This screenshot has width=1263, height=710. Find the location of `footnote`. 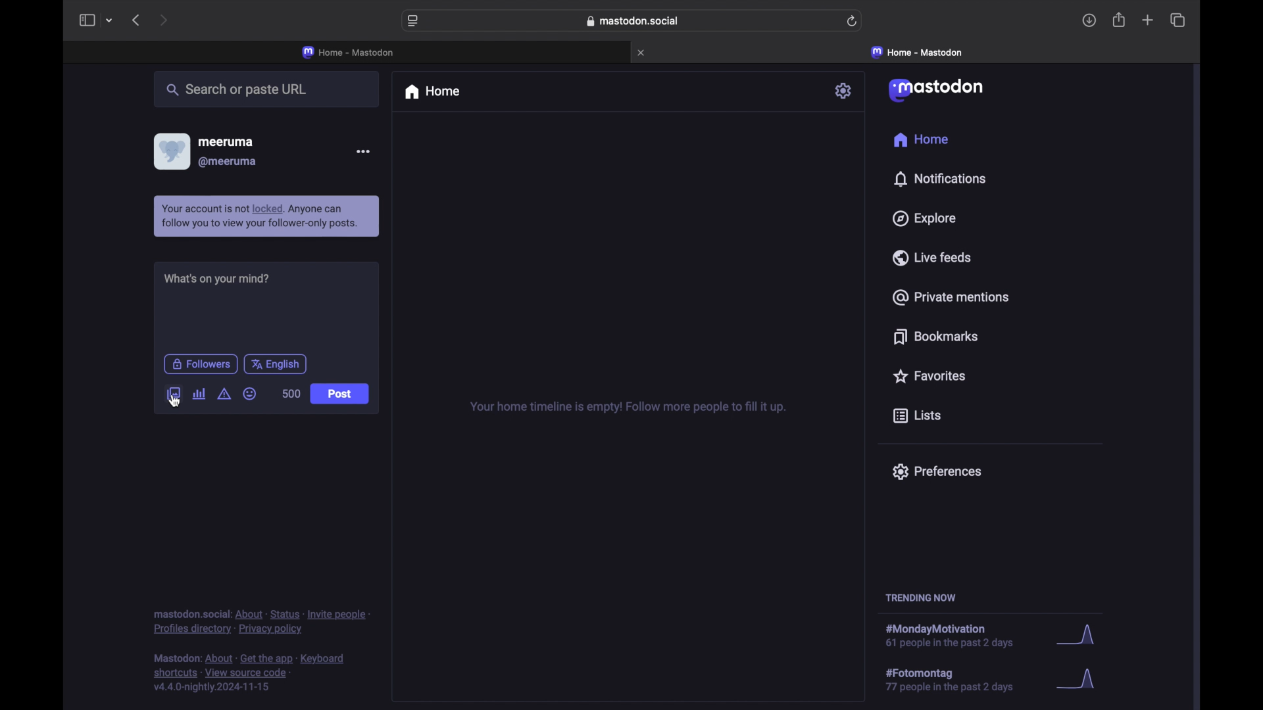

footnote is located at coordinates (249, 674).